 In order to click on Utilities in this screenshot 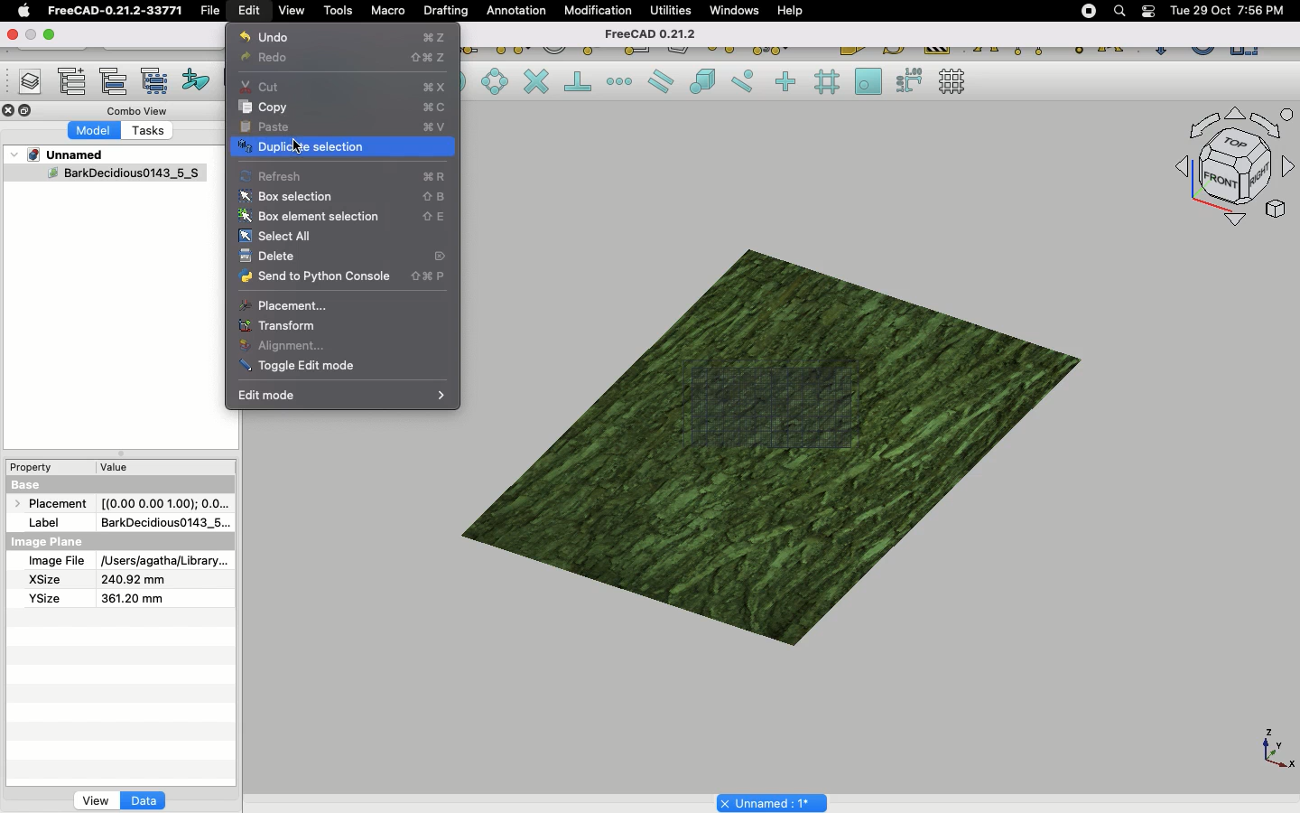, I will do `click(671, 11)`.